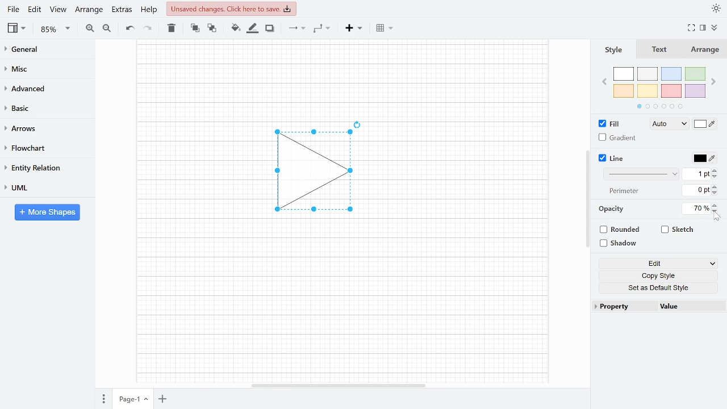  What do you see at coordinates (689, 307) in the screenshot?
I see `Value` at bounding box center [689, 307].